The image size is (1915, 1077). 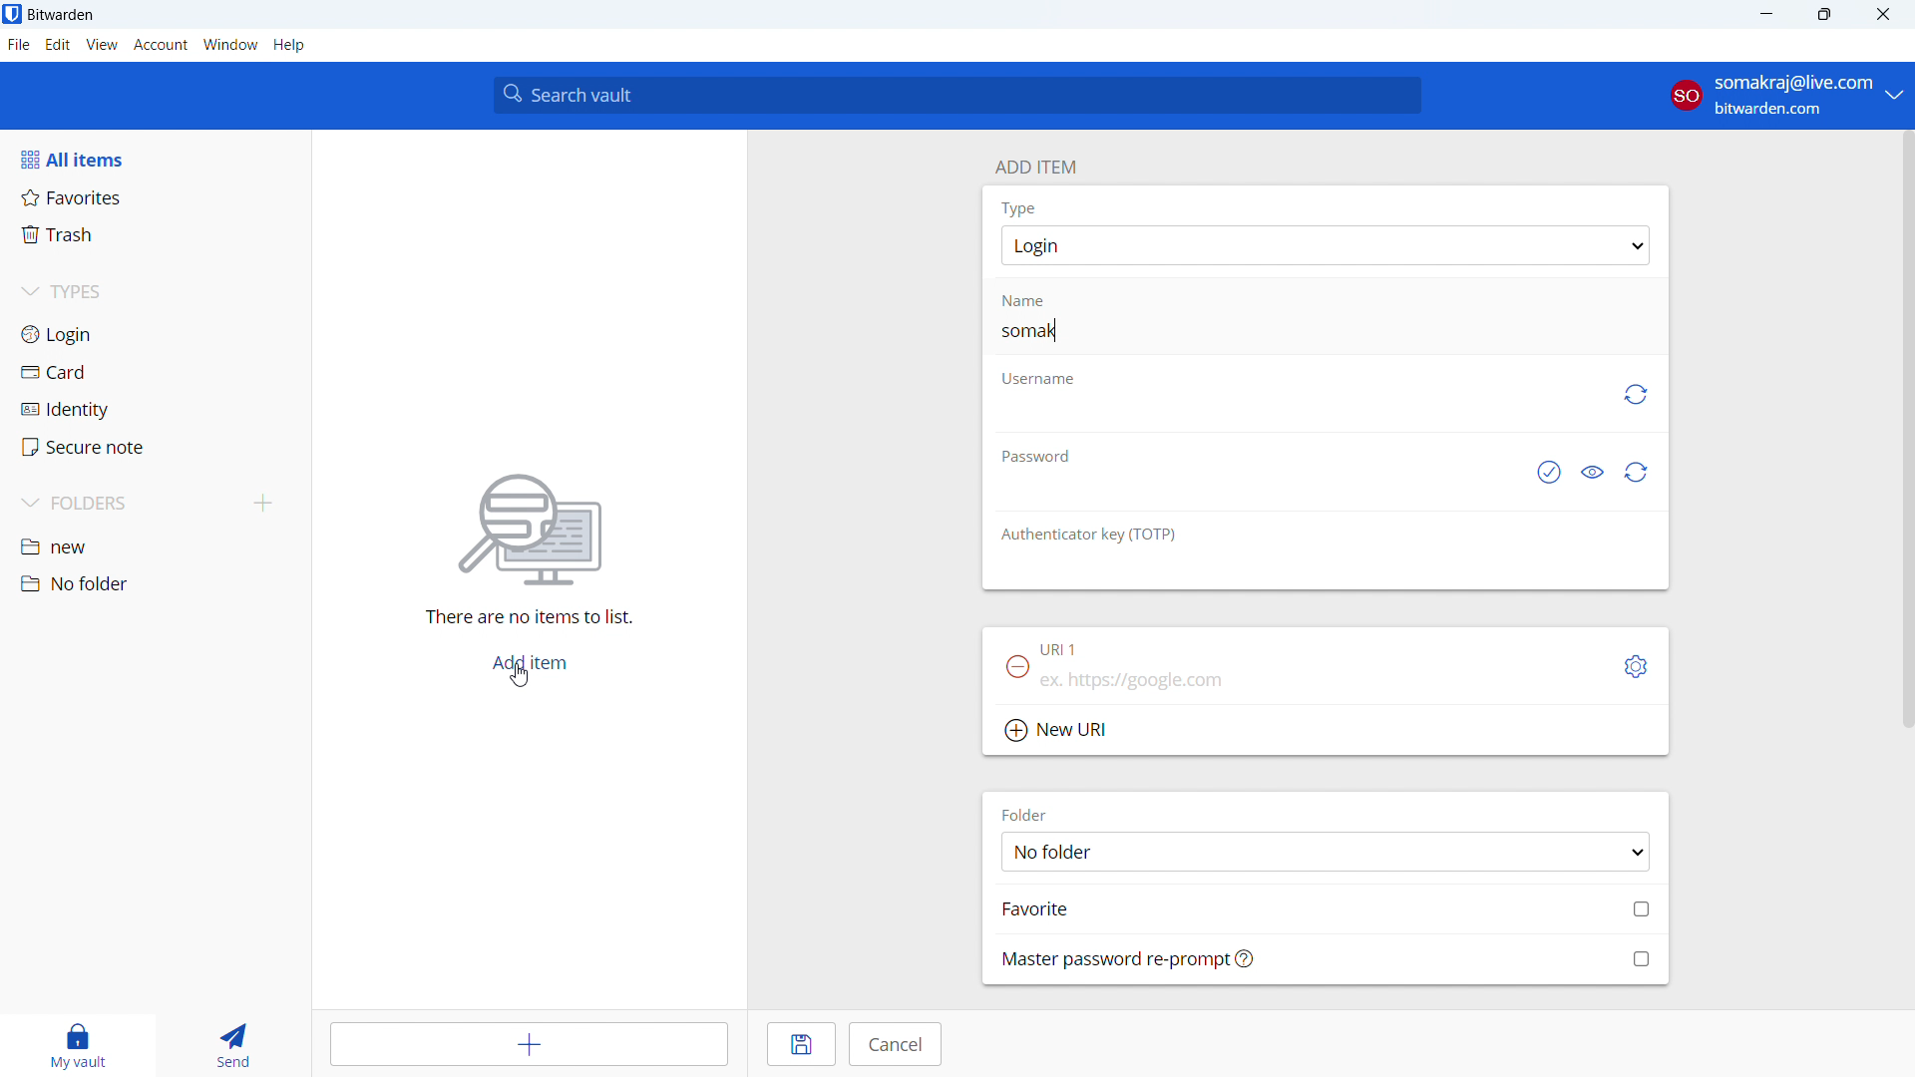 What do you see at coordinates (153, 583) in the screenshot?
I see `no folder` at bounding box center [153, 583].